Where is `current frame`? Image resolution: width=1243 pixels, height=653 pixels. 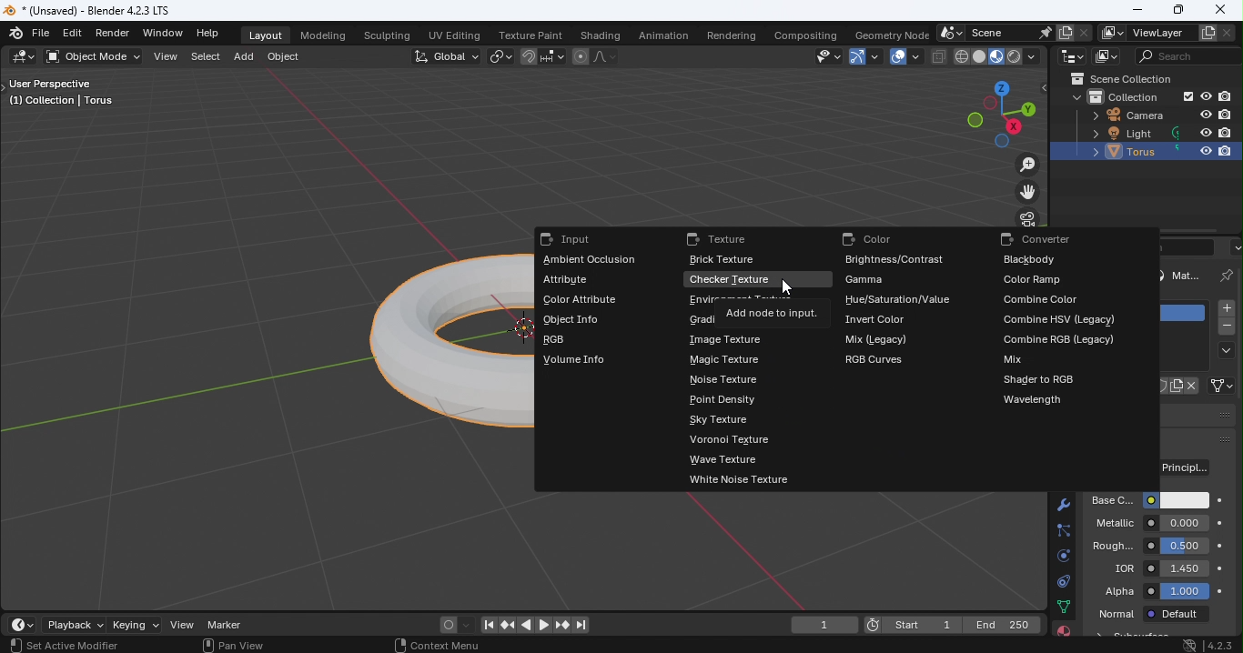 current frame is located at coordinates (824, 626).